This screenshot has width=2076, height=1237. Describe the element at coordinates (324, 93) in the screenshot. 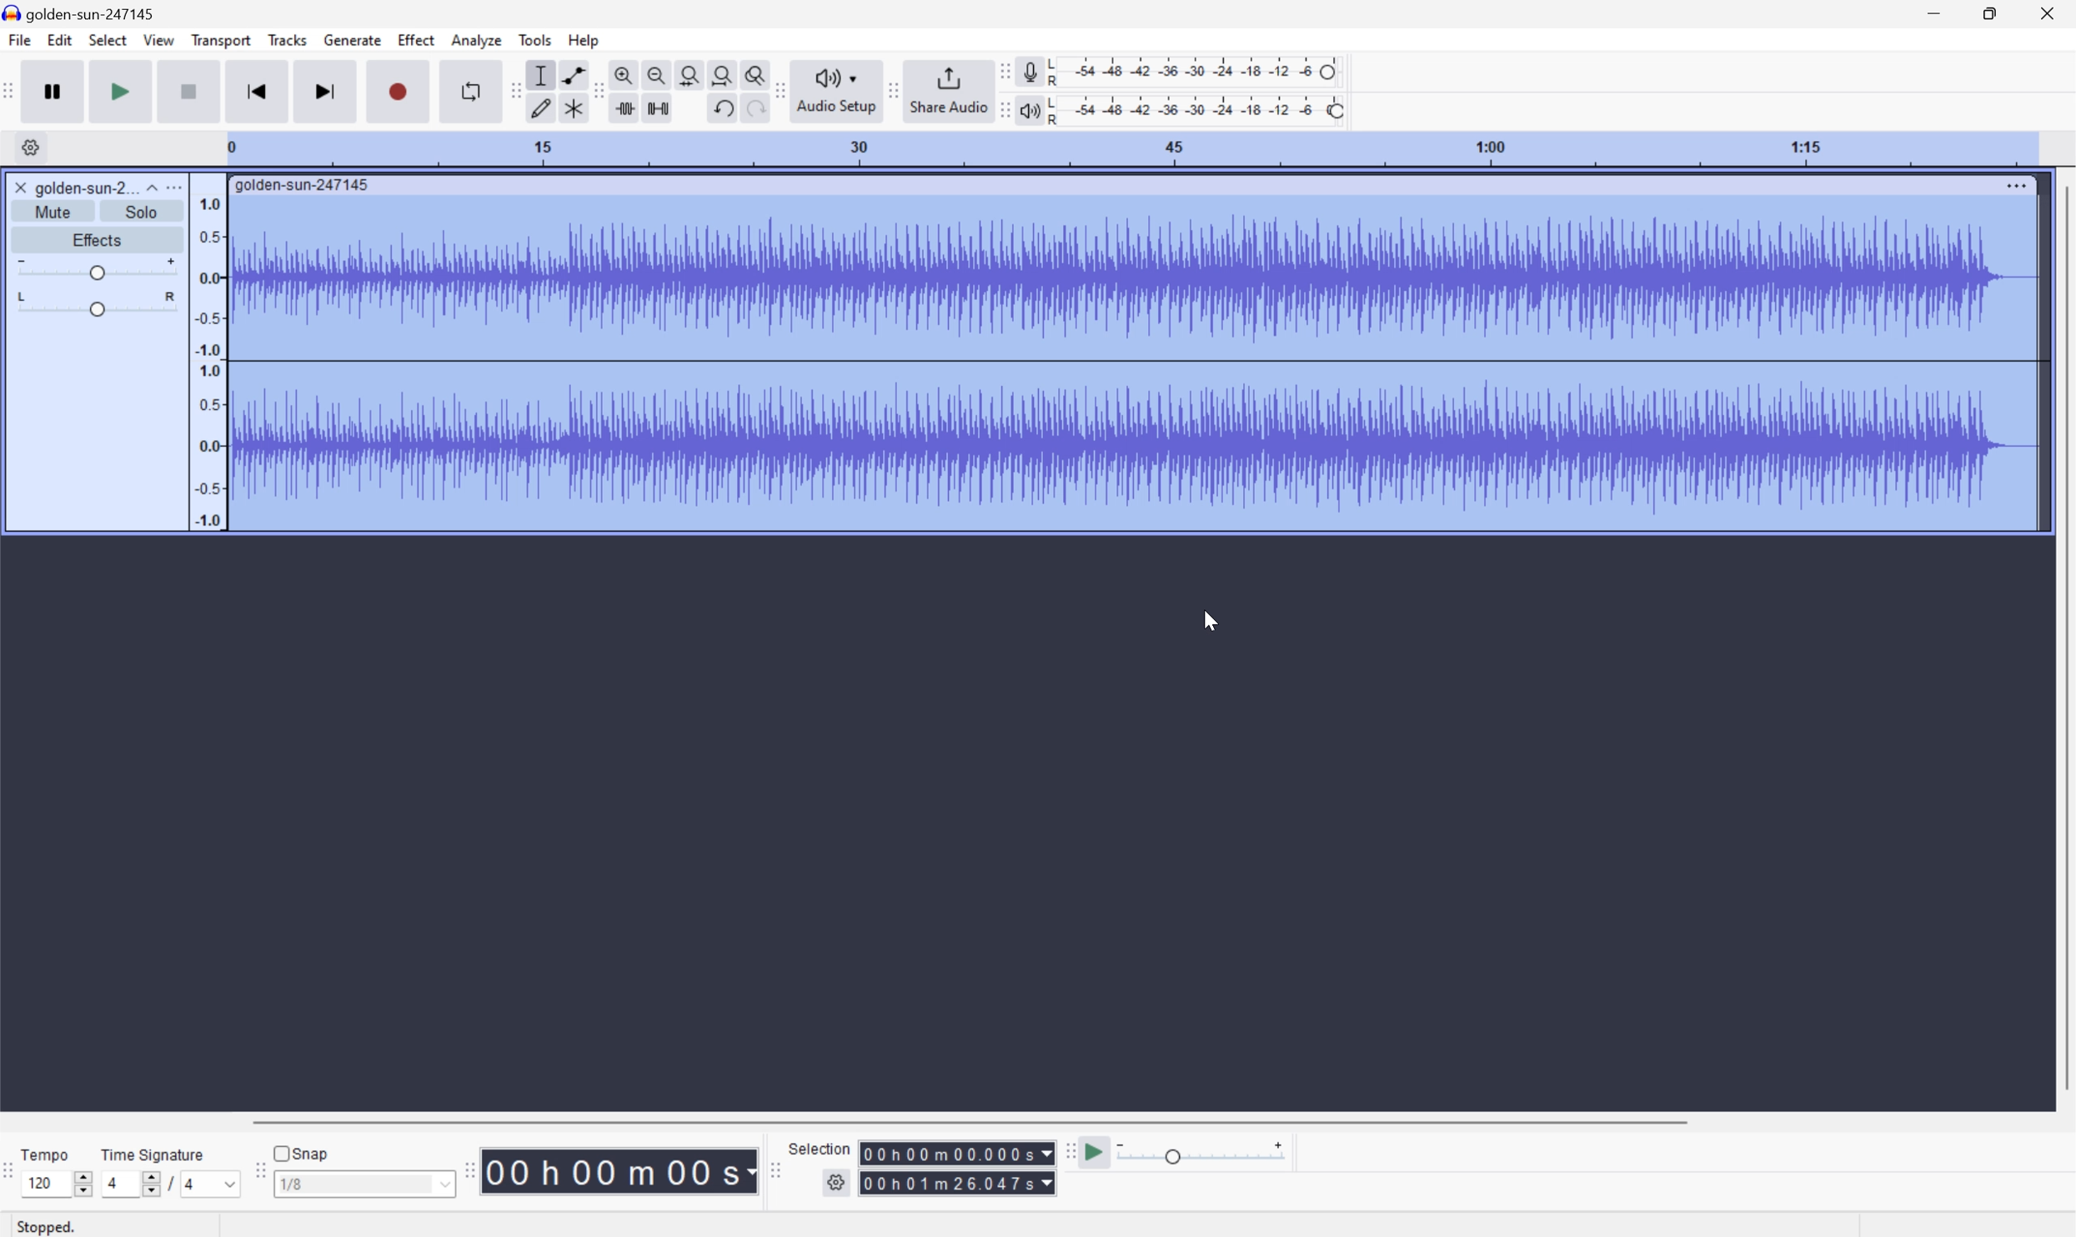

I see `Skip to end` at that location.